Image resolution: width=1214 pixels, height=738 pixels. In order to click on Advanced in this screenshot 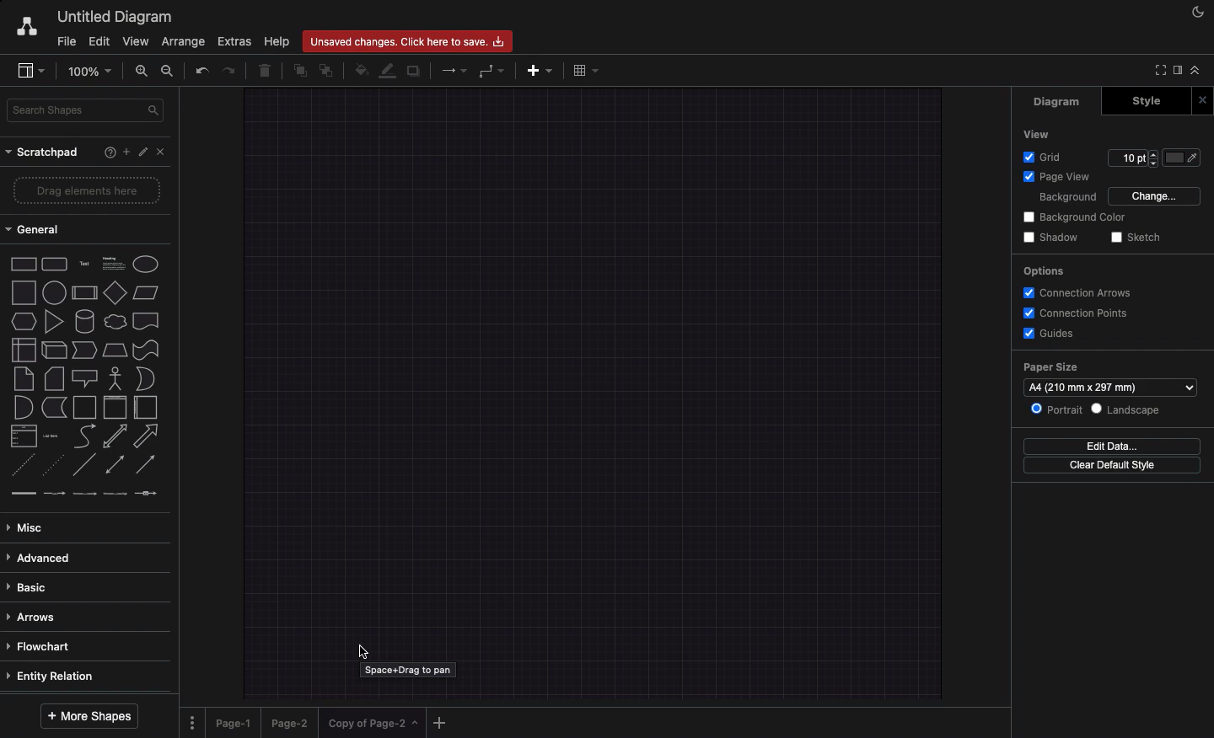, I will do `click(40, 559)`.